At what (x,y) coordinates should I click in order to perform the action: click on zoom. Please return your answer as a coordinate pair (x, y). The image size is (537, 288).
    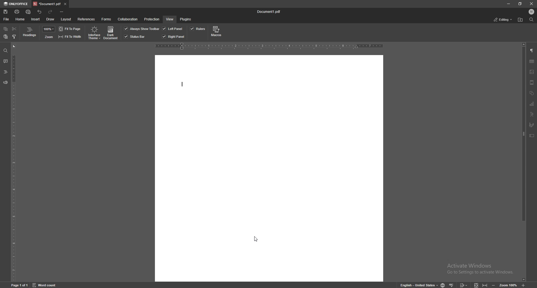
    Looking at the image, I should click on (508, 285).